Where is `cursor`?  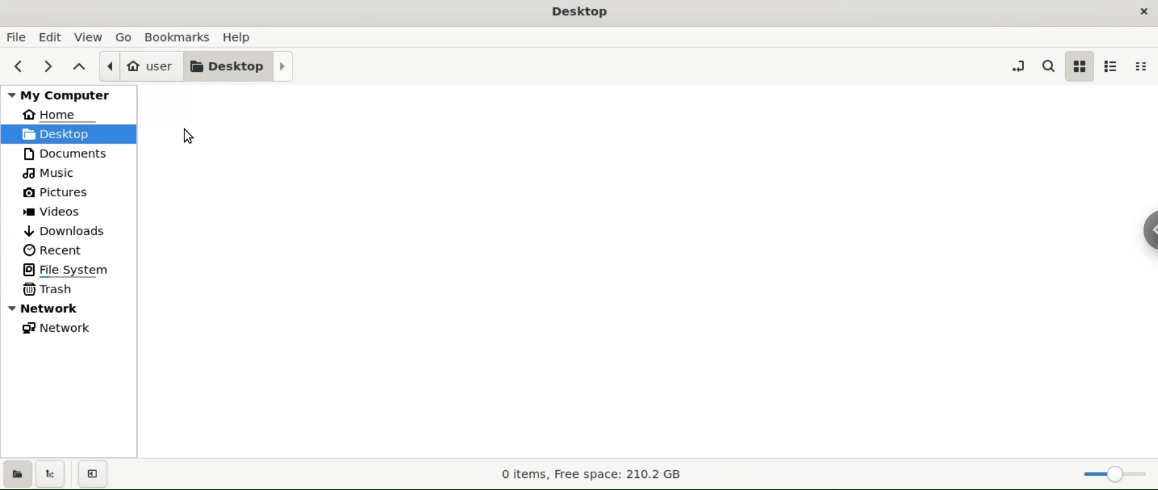
cursor is located at coordinates (191, 137).